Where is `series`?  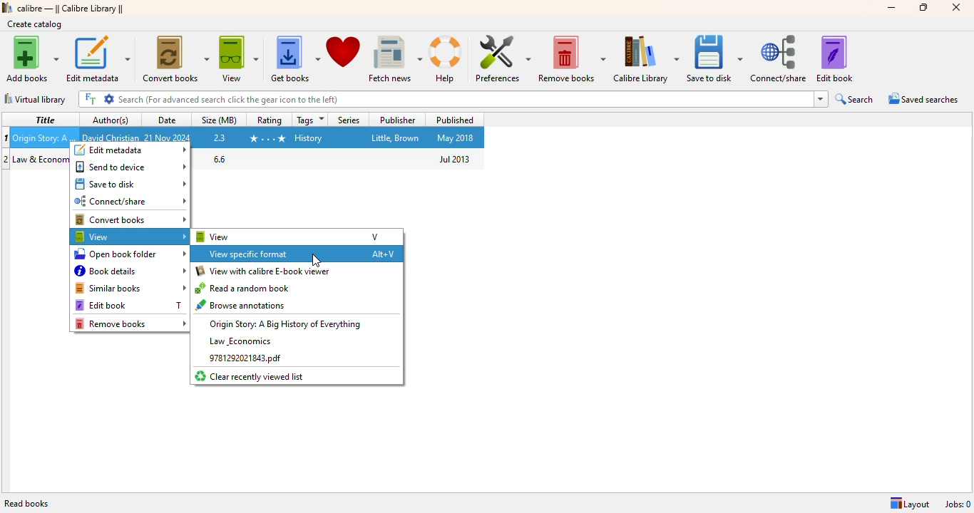
series is located at coordinates (347, 120).